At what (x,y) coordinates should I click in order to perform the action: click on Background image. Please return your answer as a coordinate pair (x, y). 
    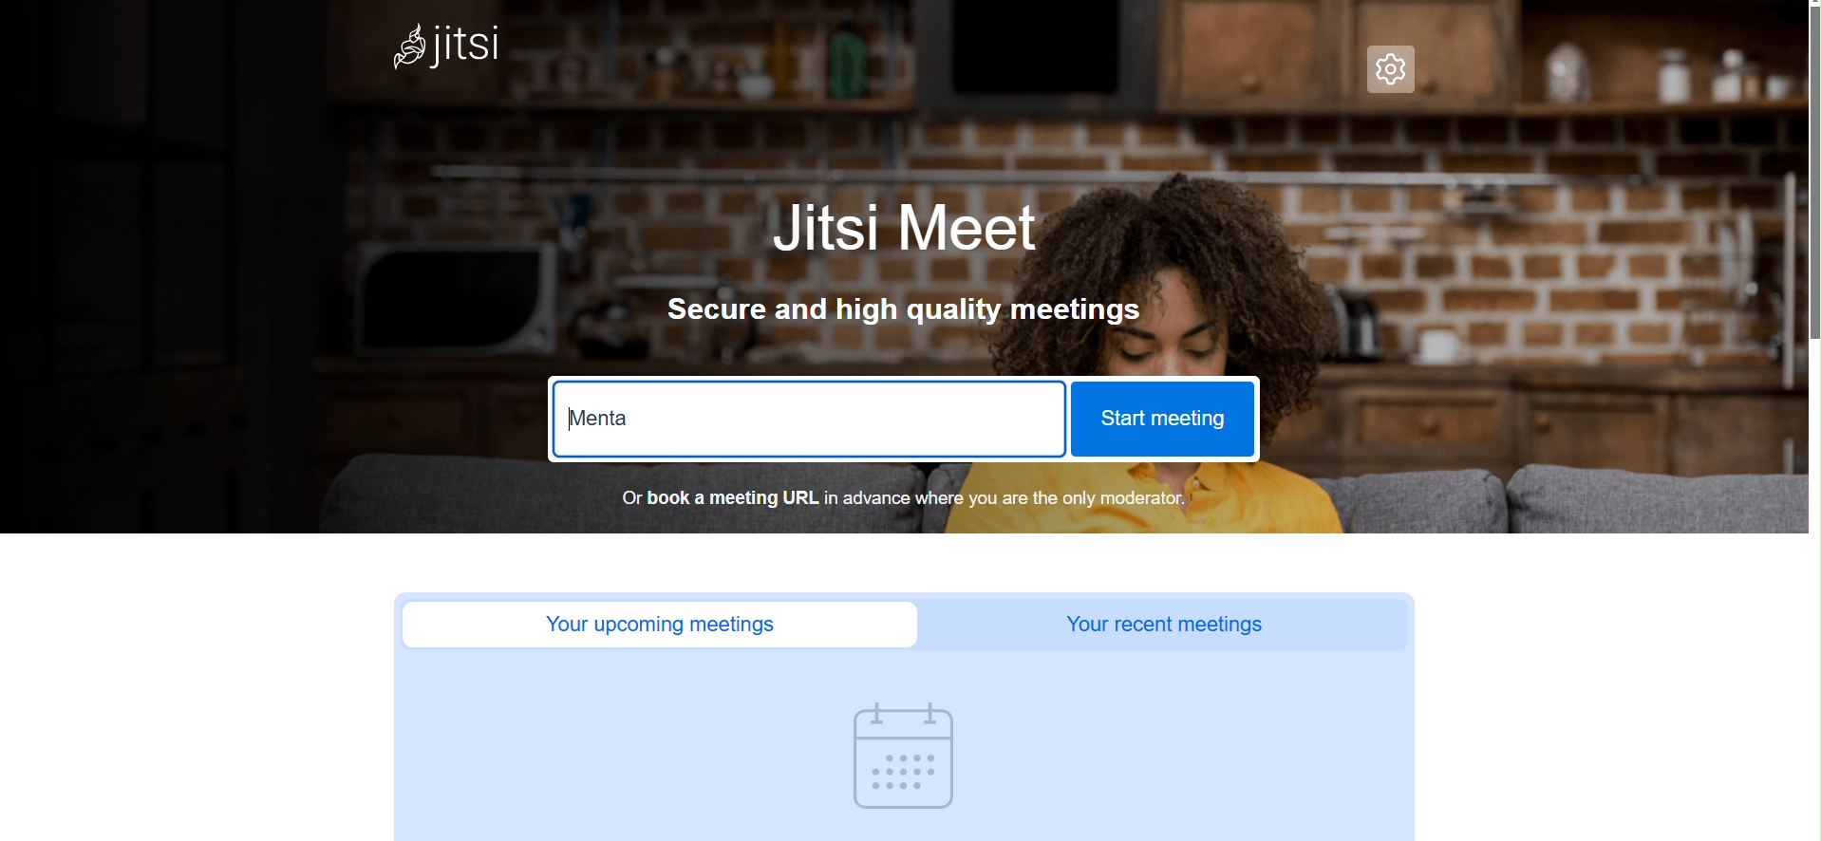
    Looking at the image, I should click on (1543, 318).